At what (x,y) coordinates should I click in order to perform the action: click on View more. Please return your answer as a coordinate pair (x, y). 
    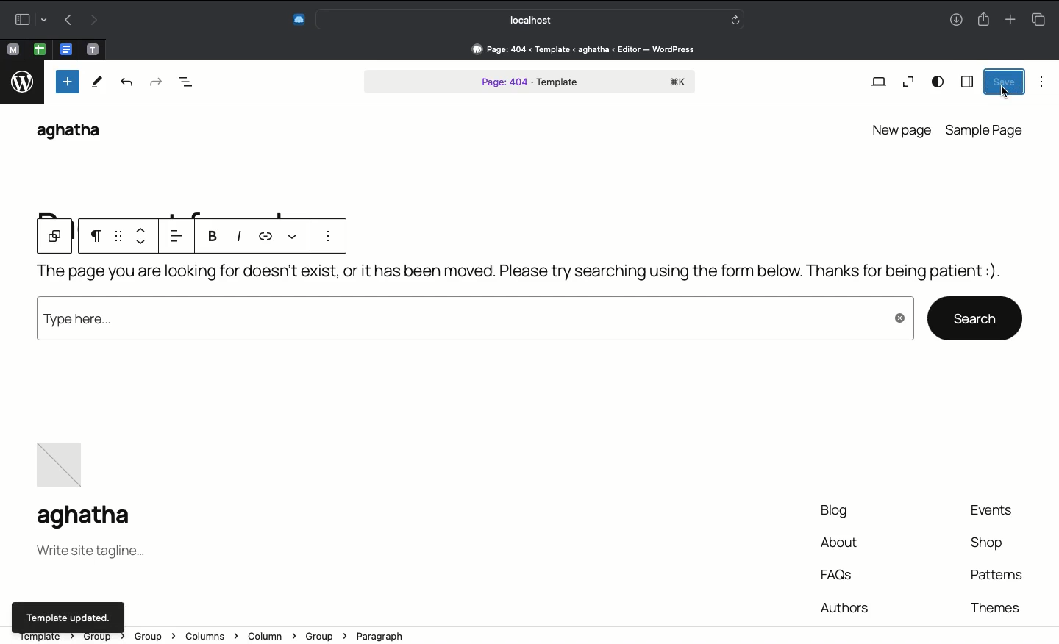
    Looking at the image, I should click on (290, 235).